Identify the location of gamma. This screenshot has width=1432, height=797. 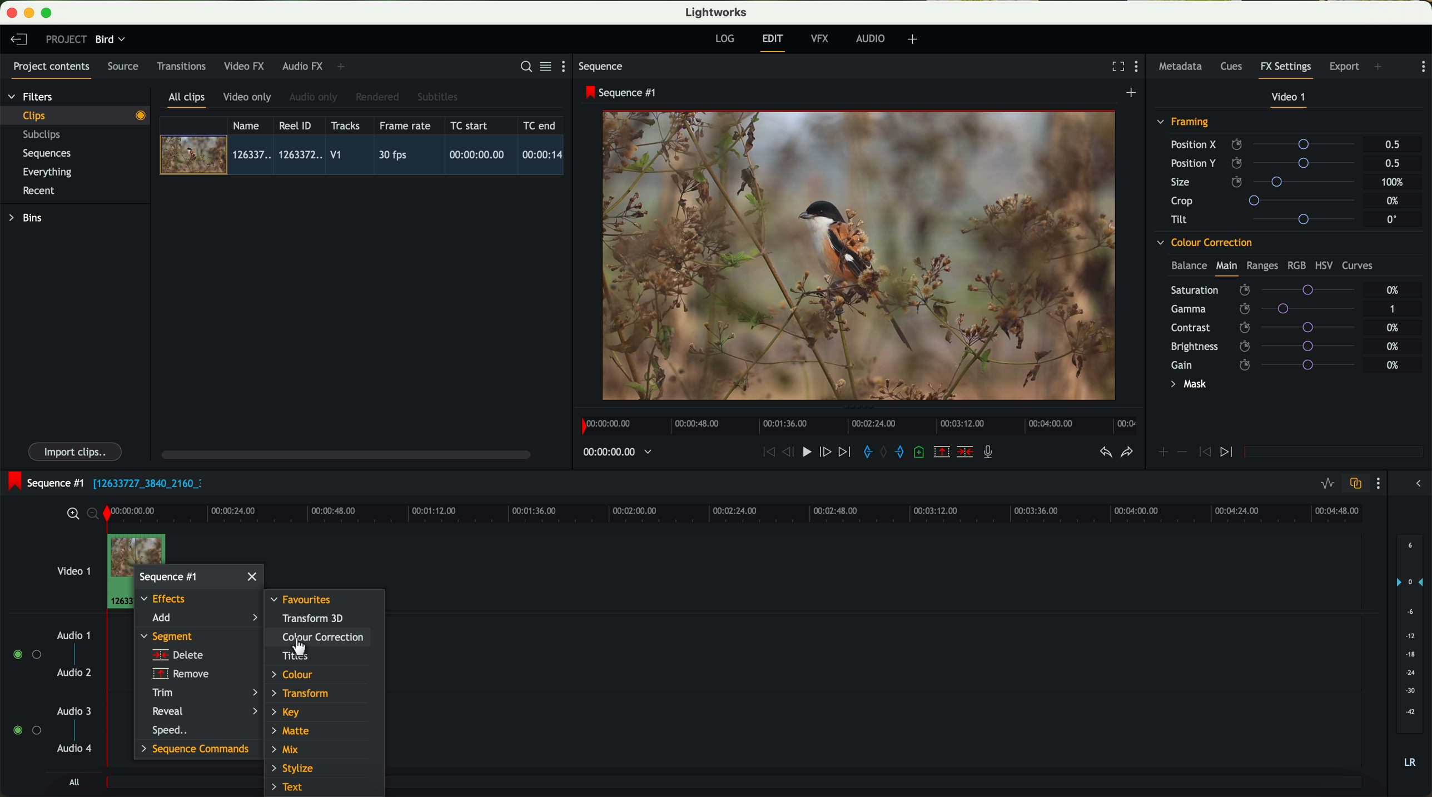
(1269, 308).